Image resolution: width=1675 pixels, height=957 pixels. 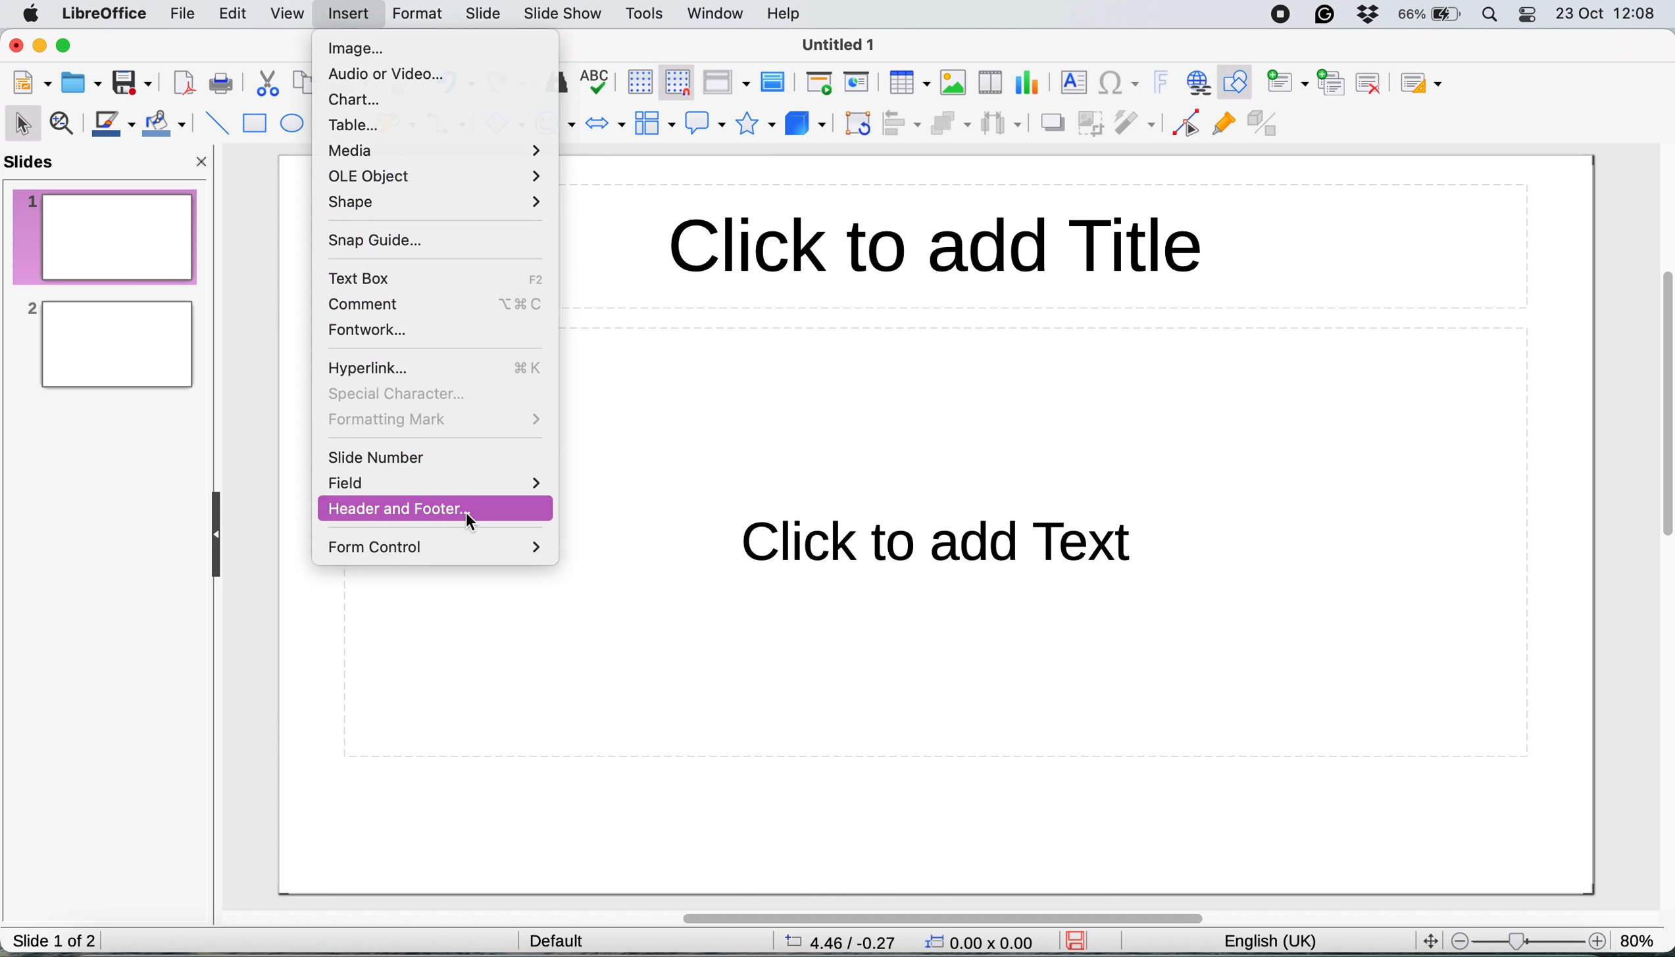 I want to click on new slide, so click(x=1287, y=83).